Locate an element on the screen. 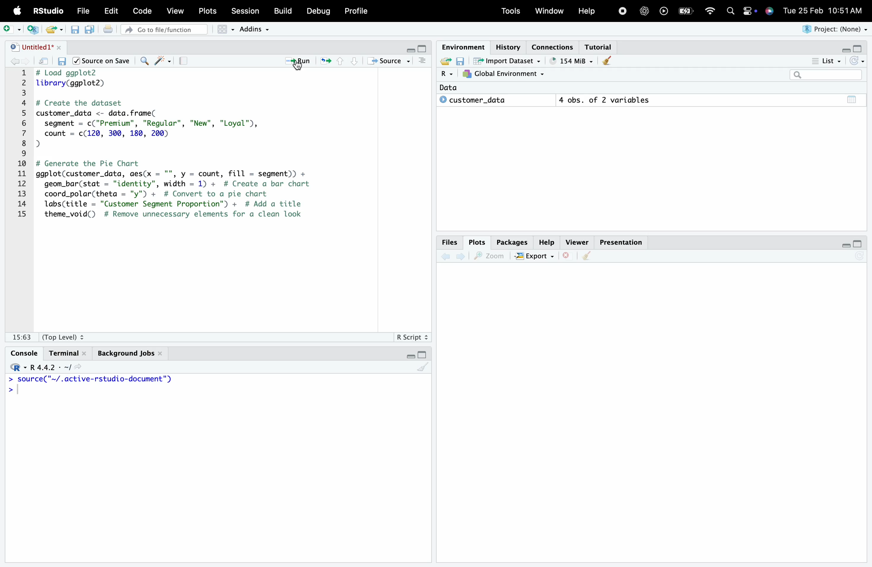 The width and height of the screenshot is (872, 567). close is located at coordinates (568, 261).